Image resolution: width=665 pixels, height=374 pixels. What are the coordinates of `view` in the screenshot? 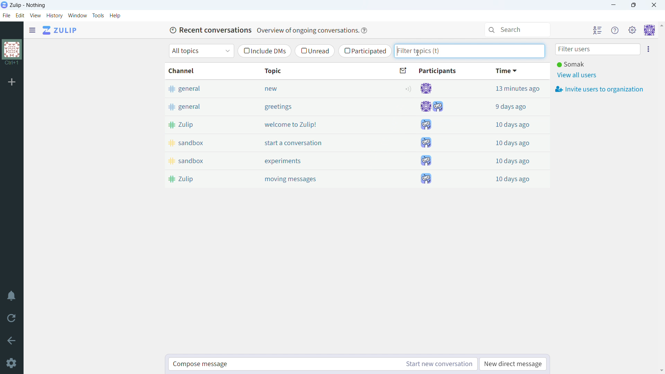 It's located at (35, 16).